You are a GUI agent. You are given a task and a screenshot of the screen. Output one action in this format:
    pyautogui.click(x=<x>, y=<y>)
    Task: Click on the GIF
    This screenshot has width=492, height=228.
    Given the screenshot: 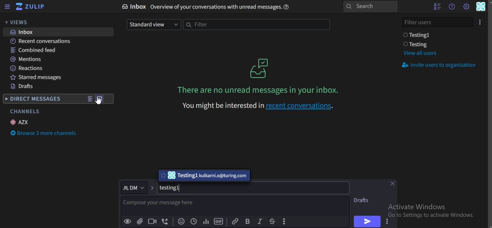 What is the action you would take?
    pyautogui.click(x=219, y=222)
    